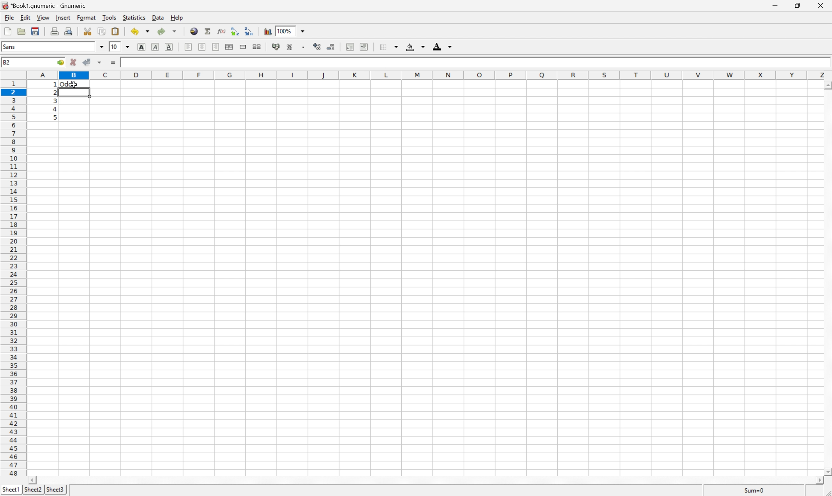 The image size is (832, 496). What do you see at coordinates (35, 479) in the screenshot?
I see `Scroll Left` at bounding box center [35, 479].